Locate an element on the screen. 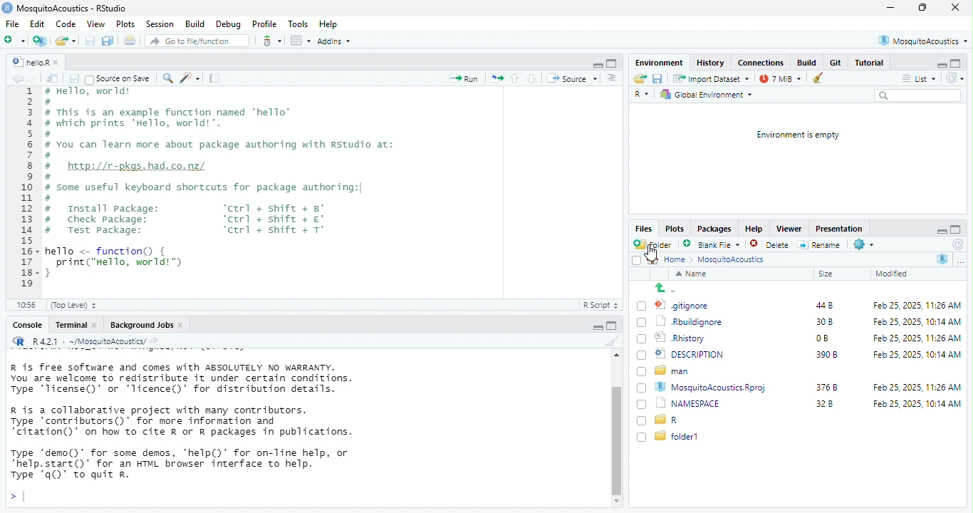 This screenshot has height=513, width=973. Feb 25, 2025, 10:14 AM is located at coordinates (916, 354).